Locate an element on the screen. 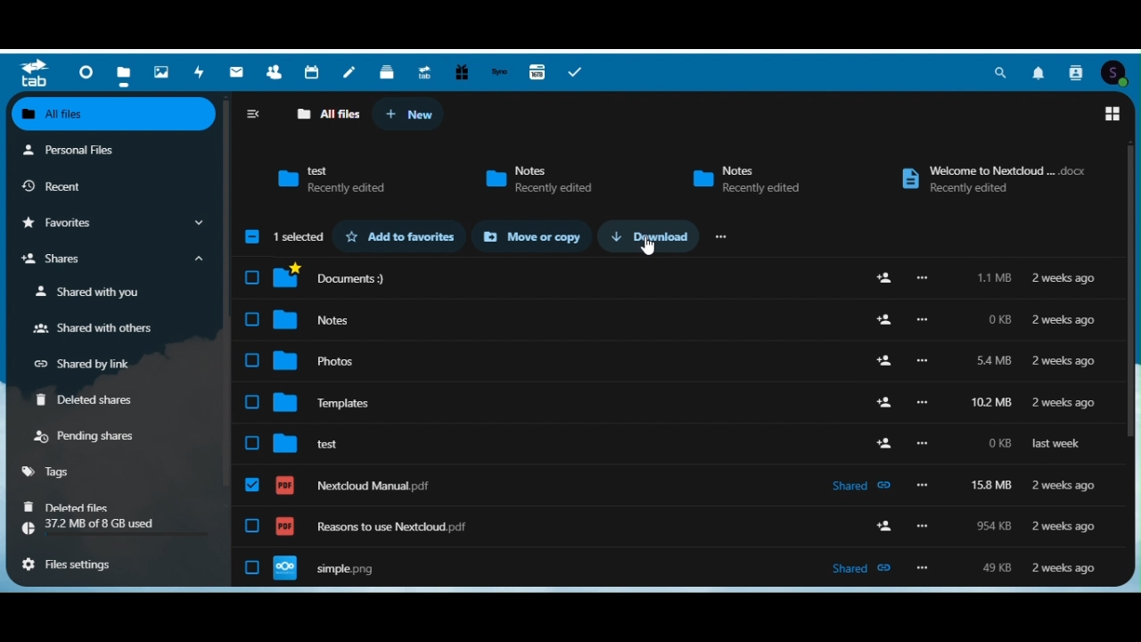 This screenshot has width=1141, height=642. Add to favourite is located at coordinates (402, 237).